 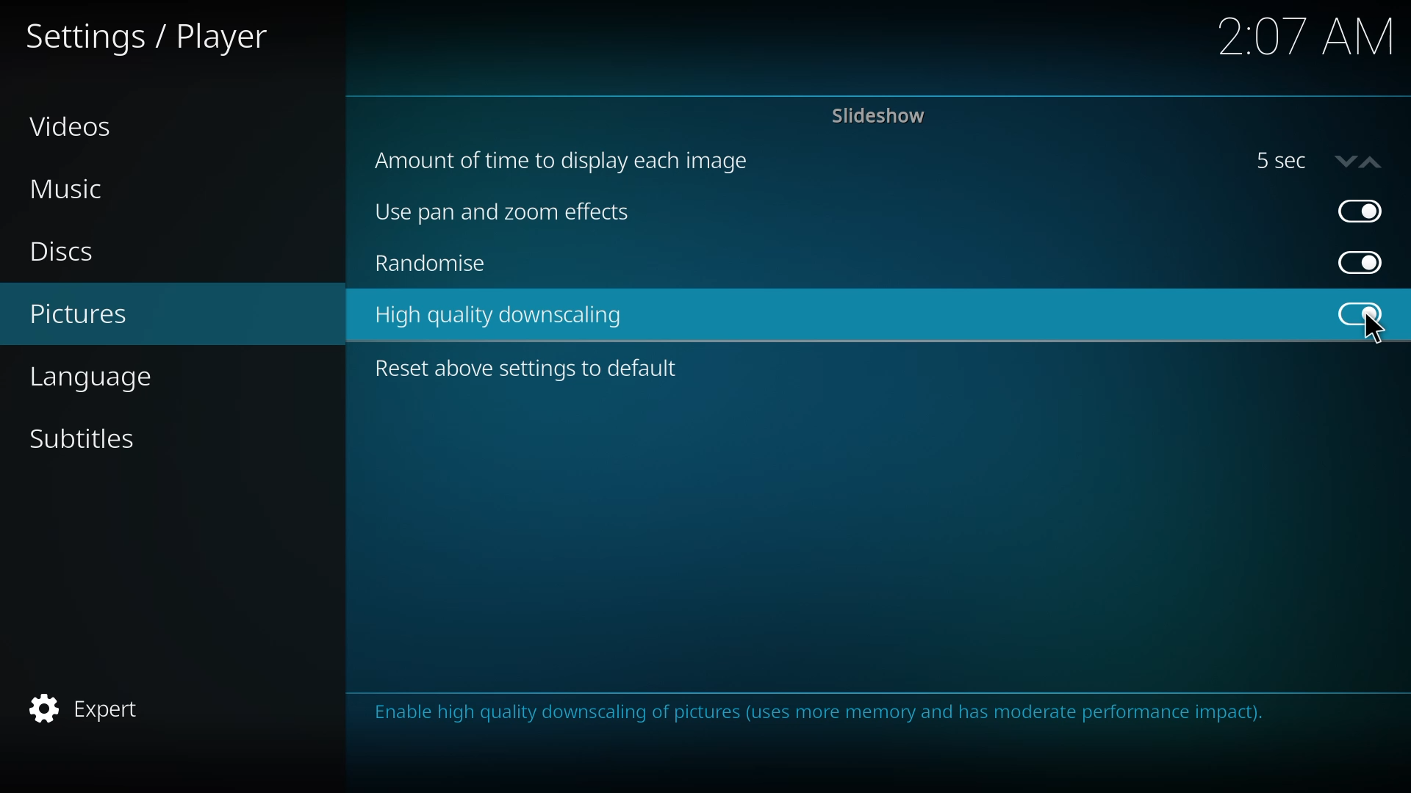 What do you see at coordinates (84, 315) in the screenshot?
I see `pictures` at bounding box center [84, 315].